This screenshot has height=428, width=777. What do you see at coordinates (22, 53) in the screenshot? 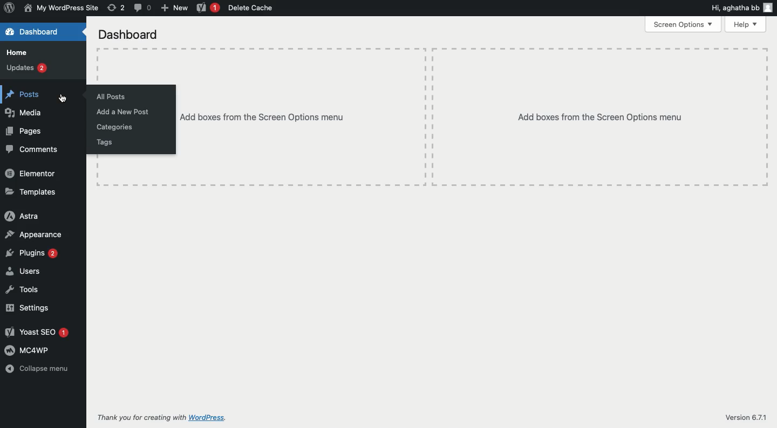
I see `Home` at bounding box center [22, 53].